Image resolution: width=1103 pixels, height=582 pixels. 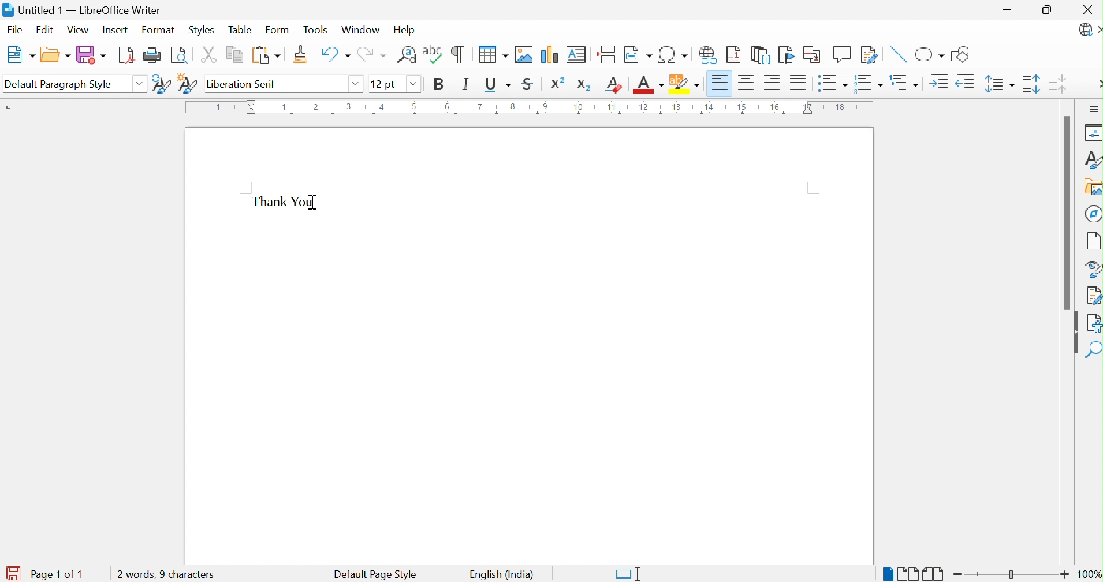 What do you see at coordinates (459, 54) in the screenshot?
I see `Toggle Formatting Marks` at bounding box center [459, 54].